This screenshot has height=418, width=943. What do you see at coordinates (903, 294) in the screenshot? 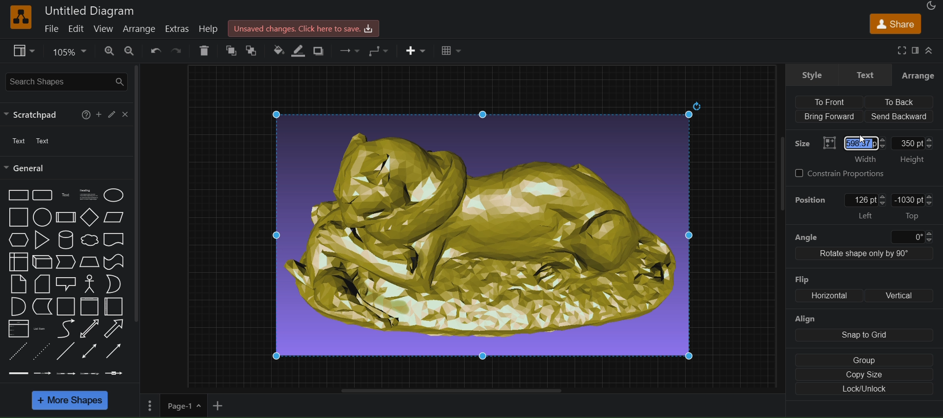
I see `Vertical` at bounding box center [903, 294].